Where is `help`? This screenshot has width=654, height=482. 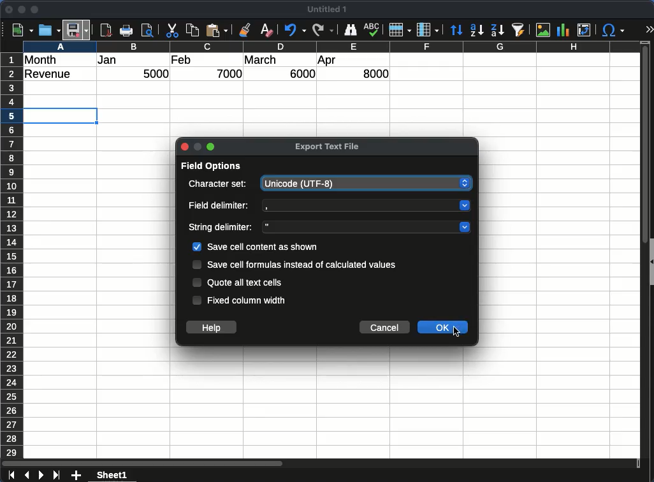 help is located at coordinates (212, 327).